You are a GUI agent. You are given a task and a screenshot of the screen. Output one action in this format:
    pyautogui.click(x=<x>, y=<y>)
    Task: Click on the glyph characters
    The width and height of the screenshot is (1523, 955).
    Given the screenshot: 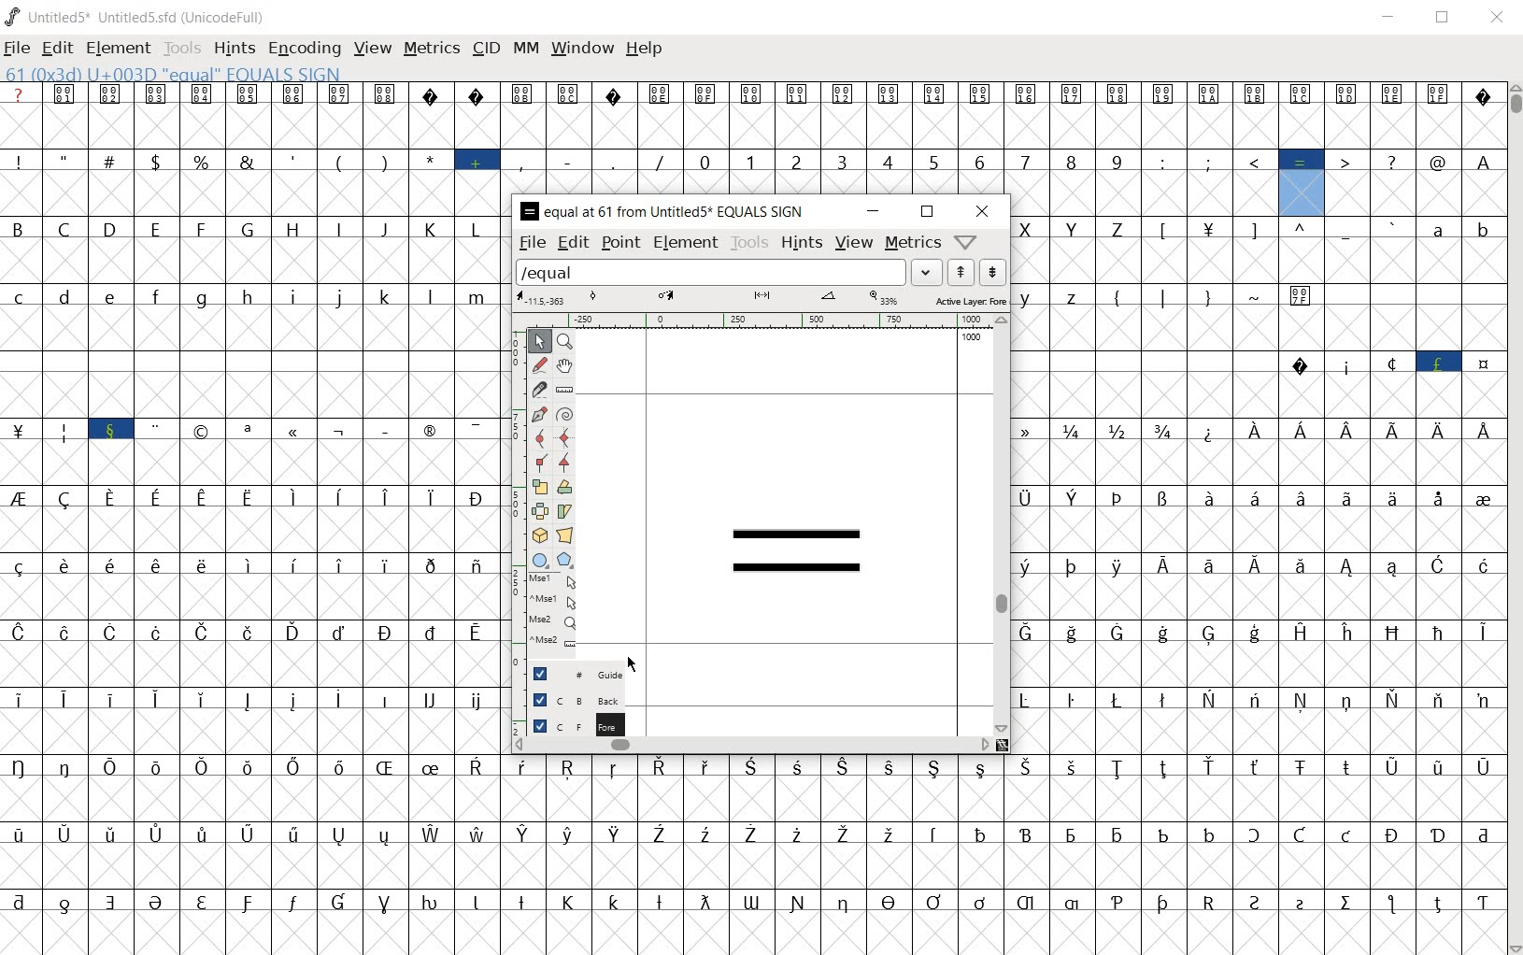 What is the action you would take?
    pyautogui.click(x=1004, y=853)
    